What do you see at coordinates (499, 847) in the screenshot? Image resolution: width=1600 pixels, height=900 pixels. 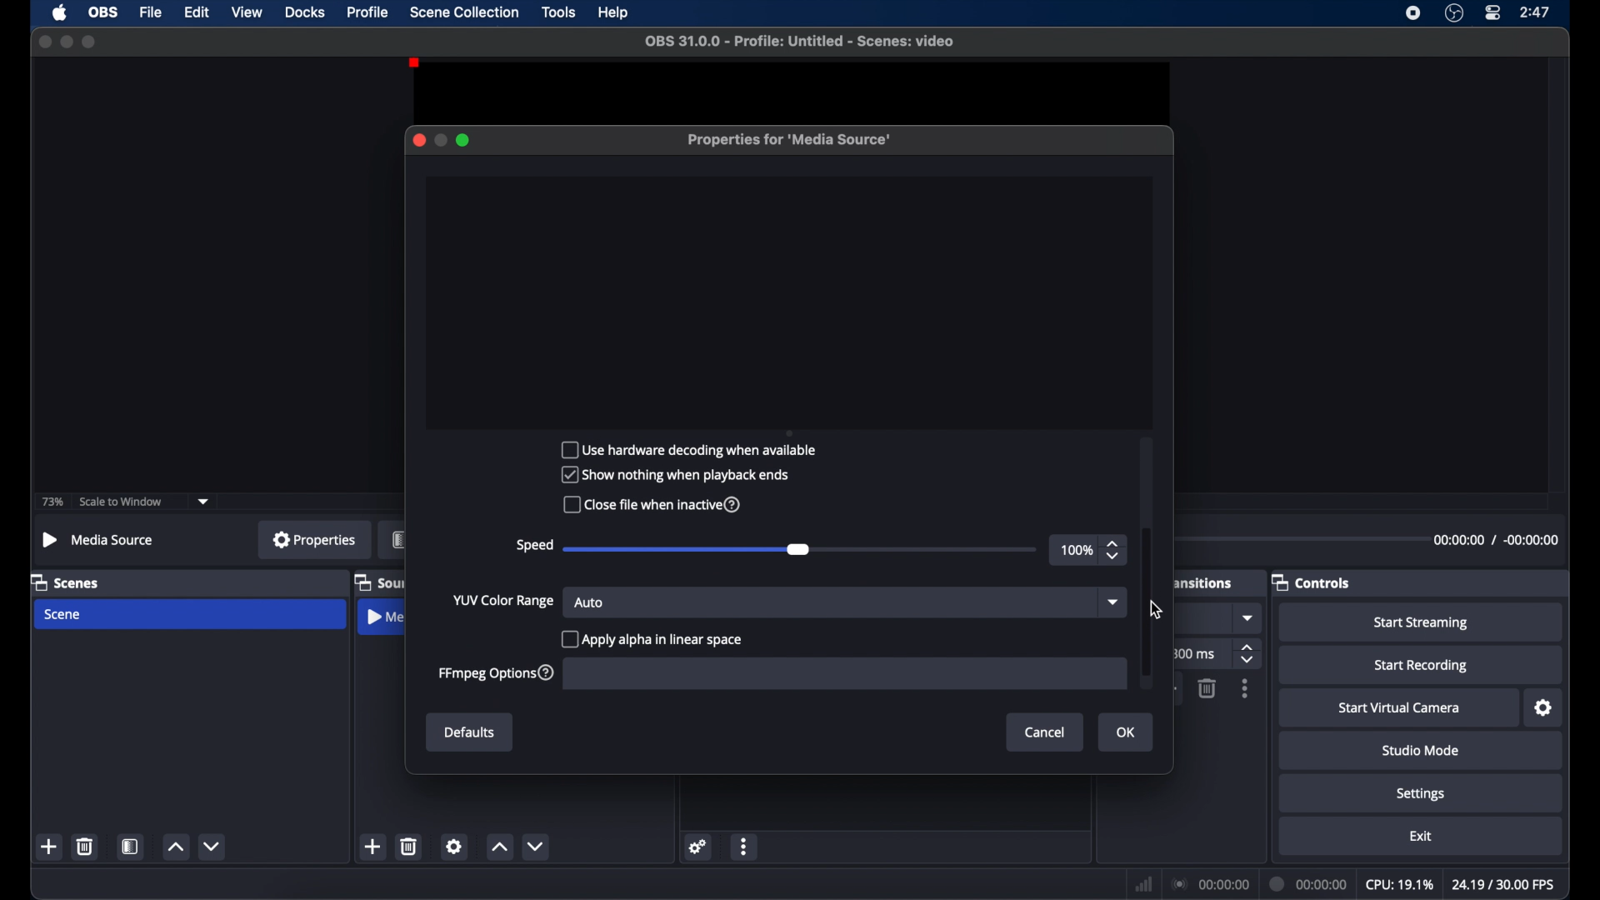 I see `increment button` at bounding box center [499, 847].